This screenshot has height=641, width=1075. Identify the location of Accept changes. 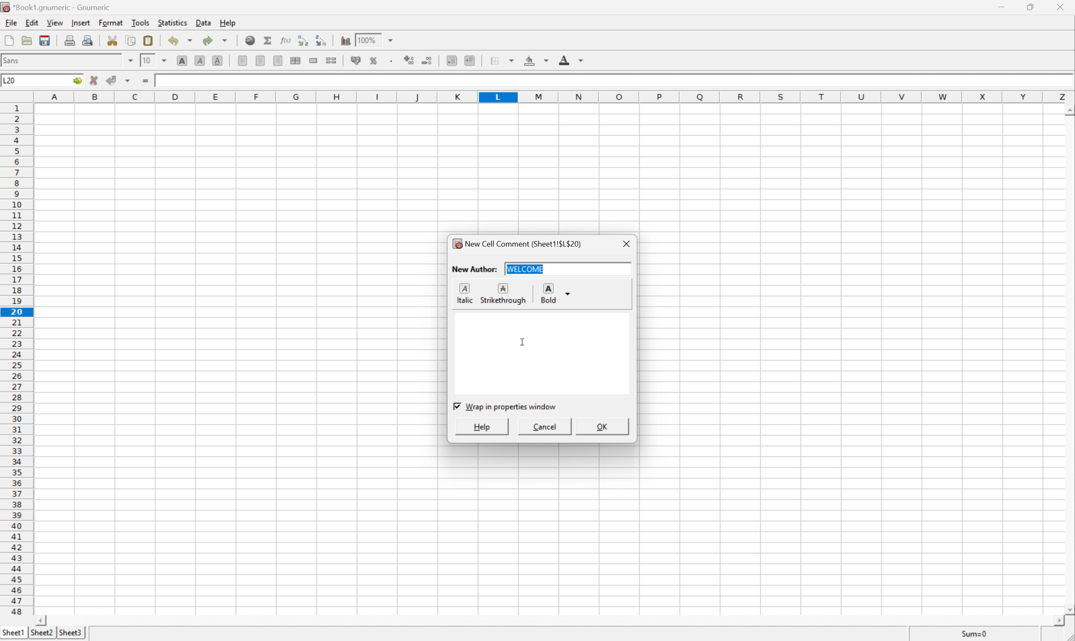
(111, 81).